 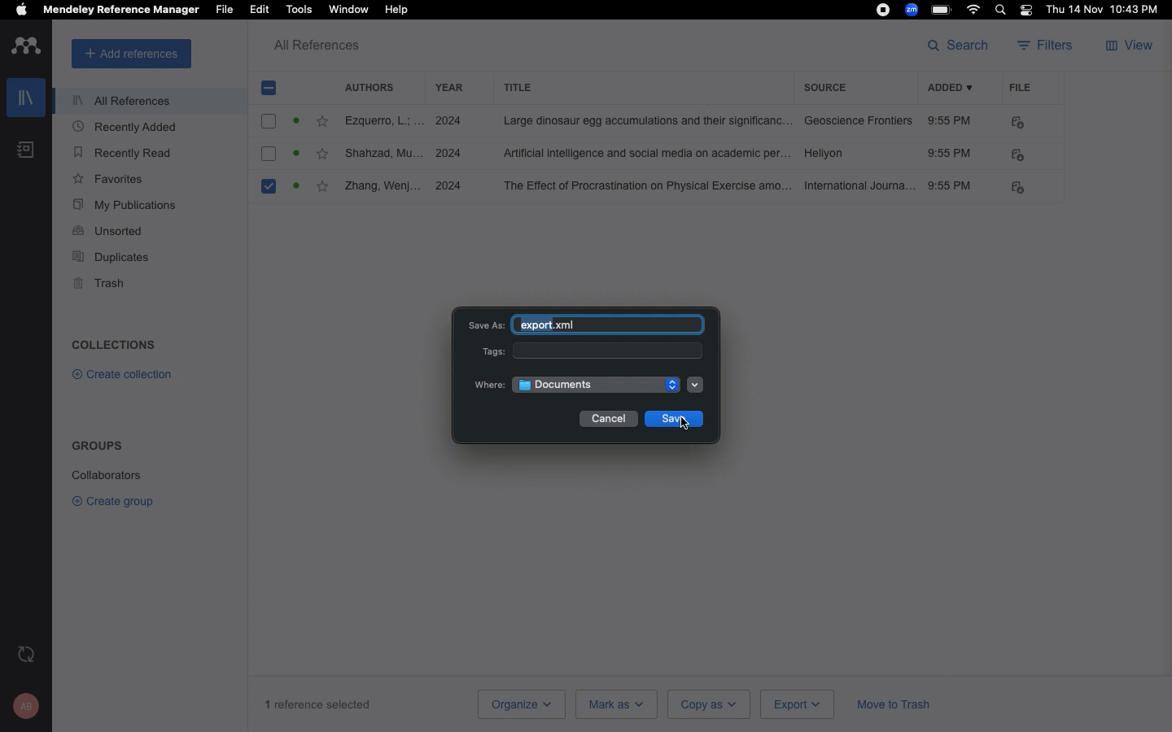 What do you see at coordinates (1014, 155) in the screenshot?
I see `FILE` at bounding box center [1014, 155].